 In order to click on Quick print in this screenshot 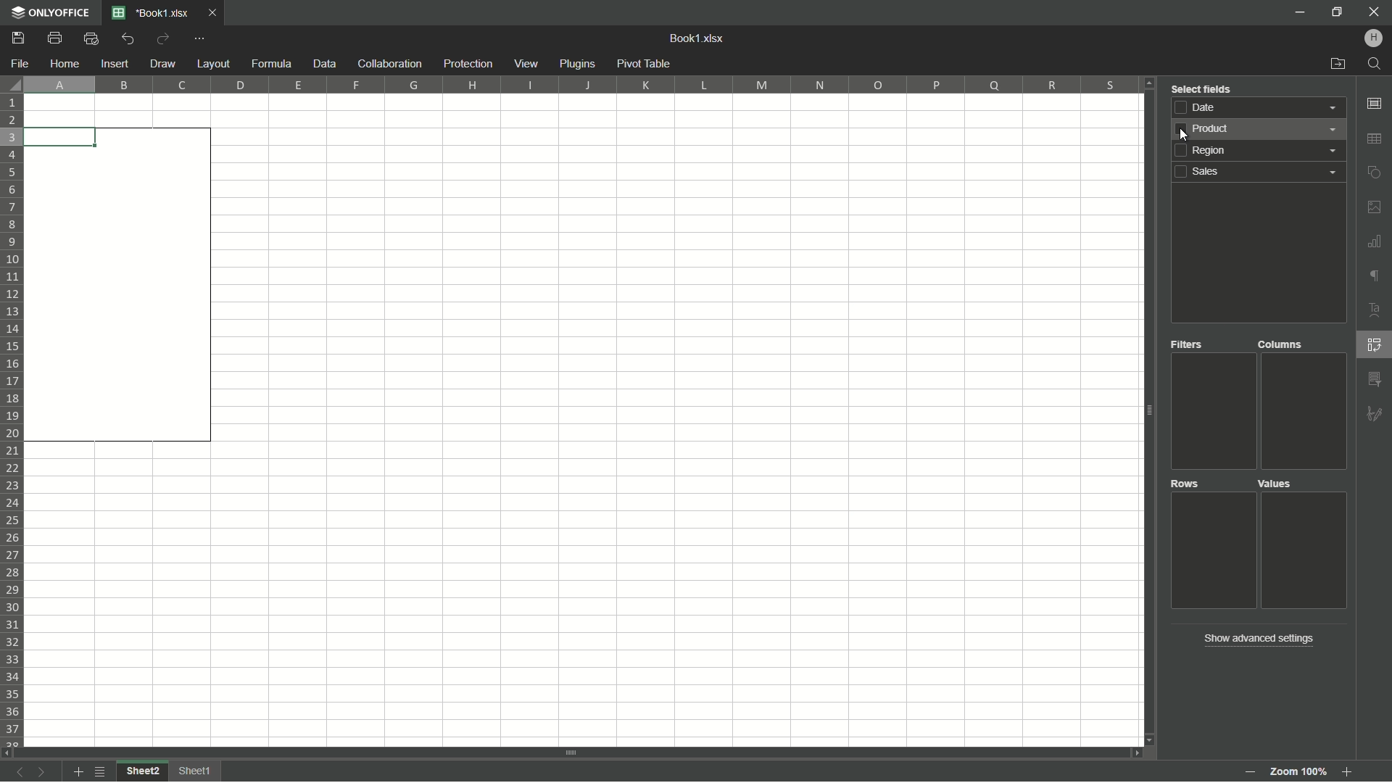, I will do `click(90, 40)`.